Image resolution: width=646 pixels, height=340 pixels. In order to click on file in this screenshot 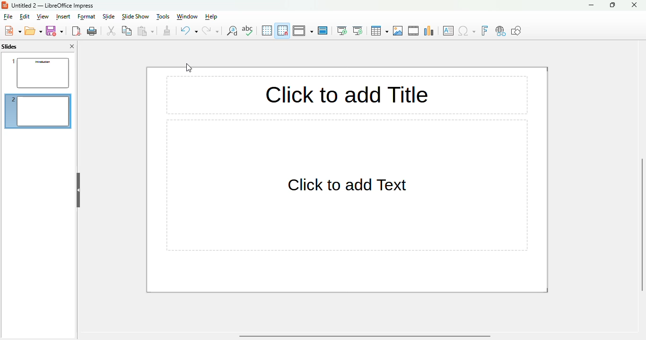, I will do `click(8, 17)`.